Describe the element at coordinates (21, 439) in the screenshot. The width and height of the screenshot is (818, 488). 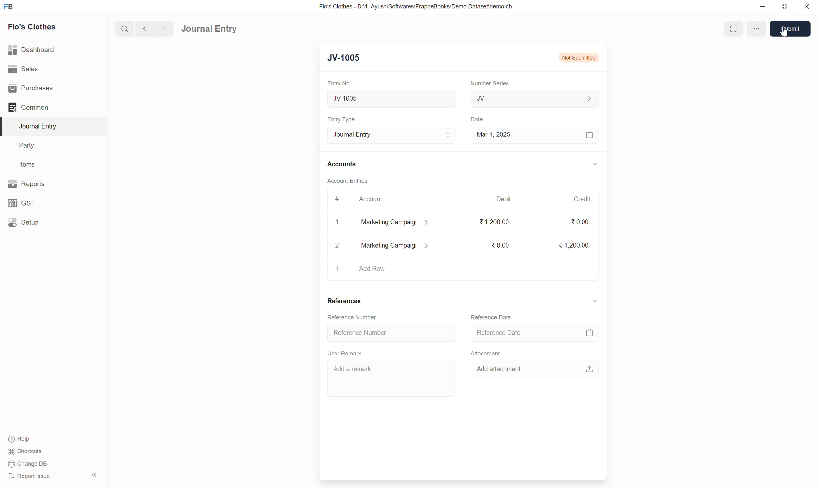
I see `Help` at that location.